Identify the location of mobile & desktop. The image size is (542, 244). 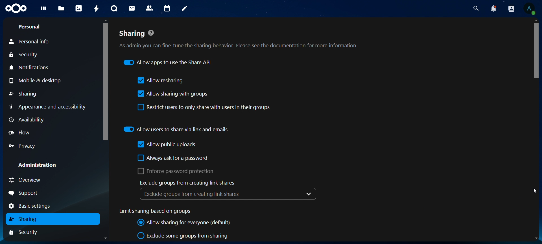
(36, 81).